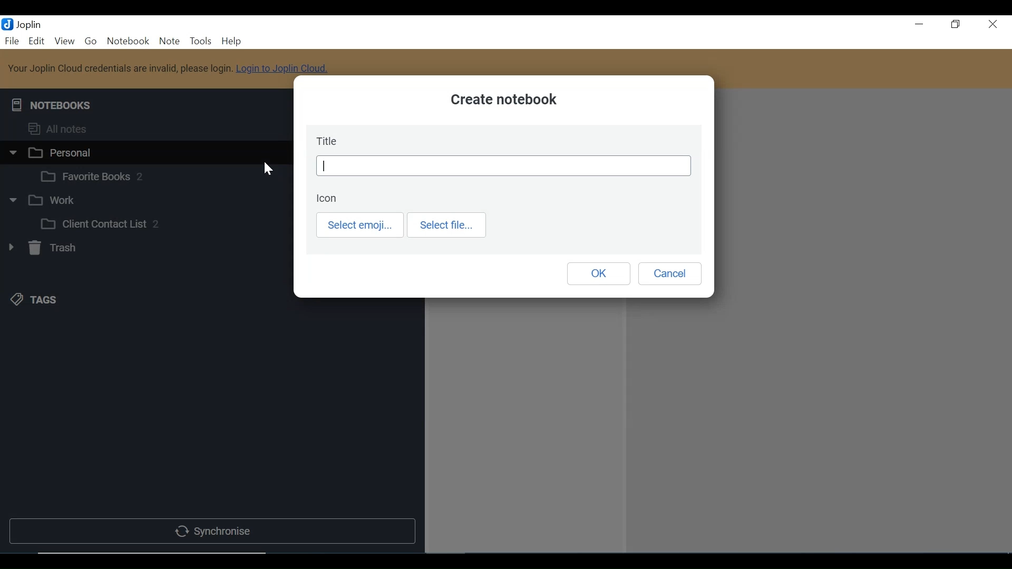 This screenshot has height=569, width=1012. Describe the element at coordinates (269, 170) in the screenshot. I see `Cursor` at that location.